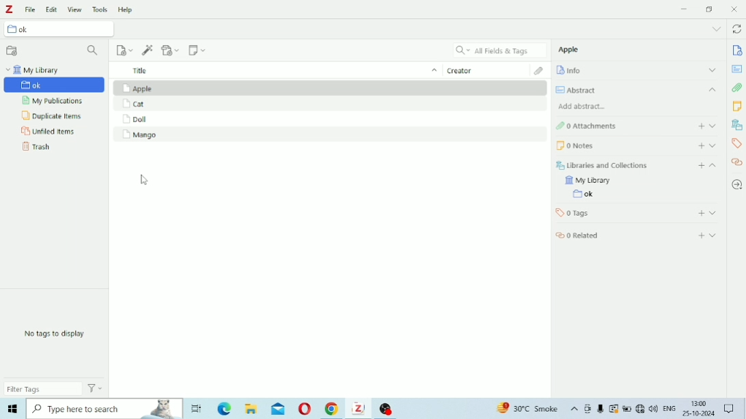 This screenshot has height=419, width=746. I want to click on , so click(698, 408).